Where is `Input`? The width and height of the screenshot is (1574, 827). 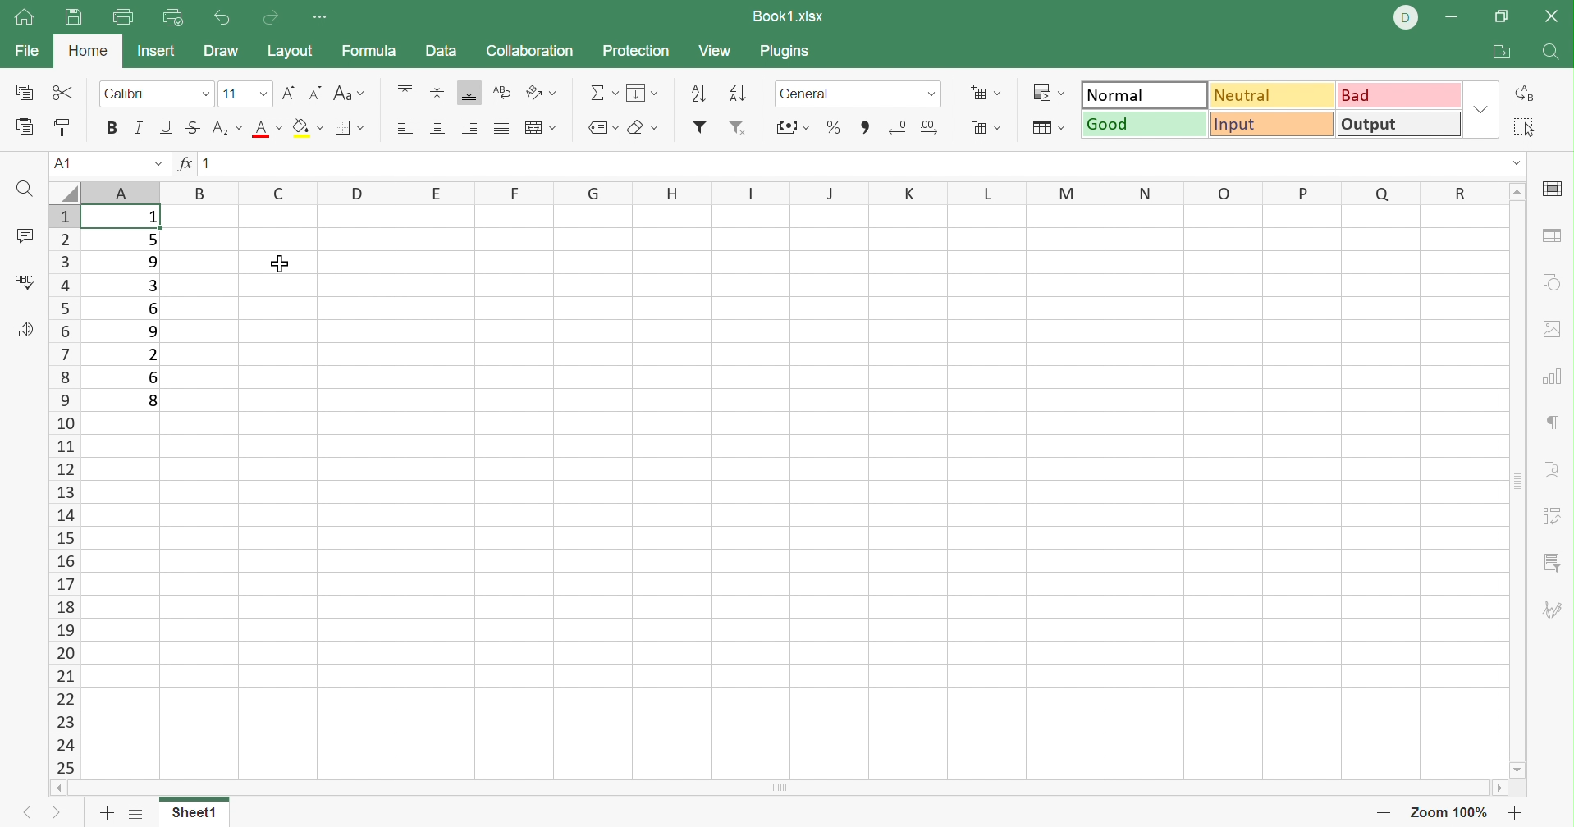 Input is located at coordinates (1270, 125).